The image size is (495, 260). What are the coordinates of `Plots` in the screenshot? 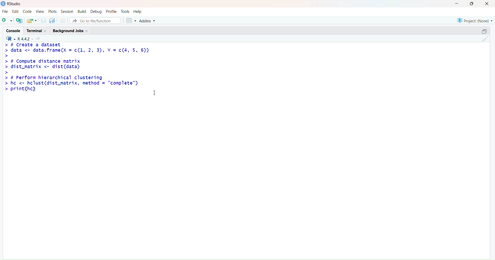 It's located at (52, 12).